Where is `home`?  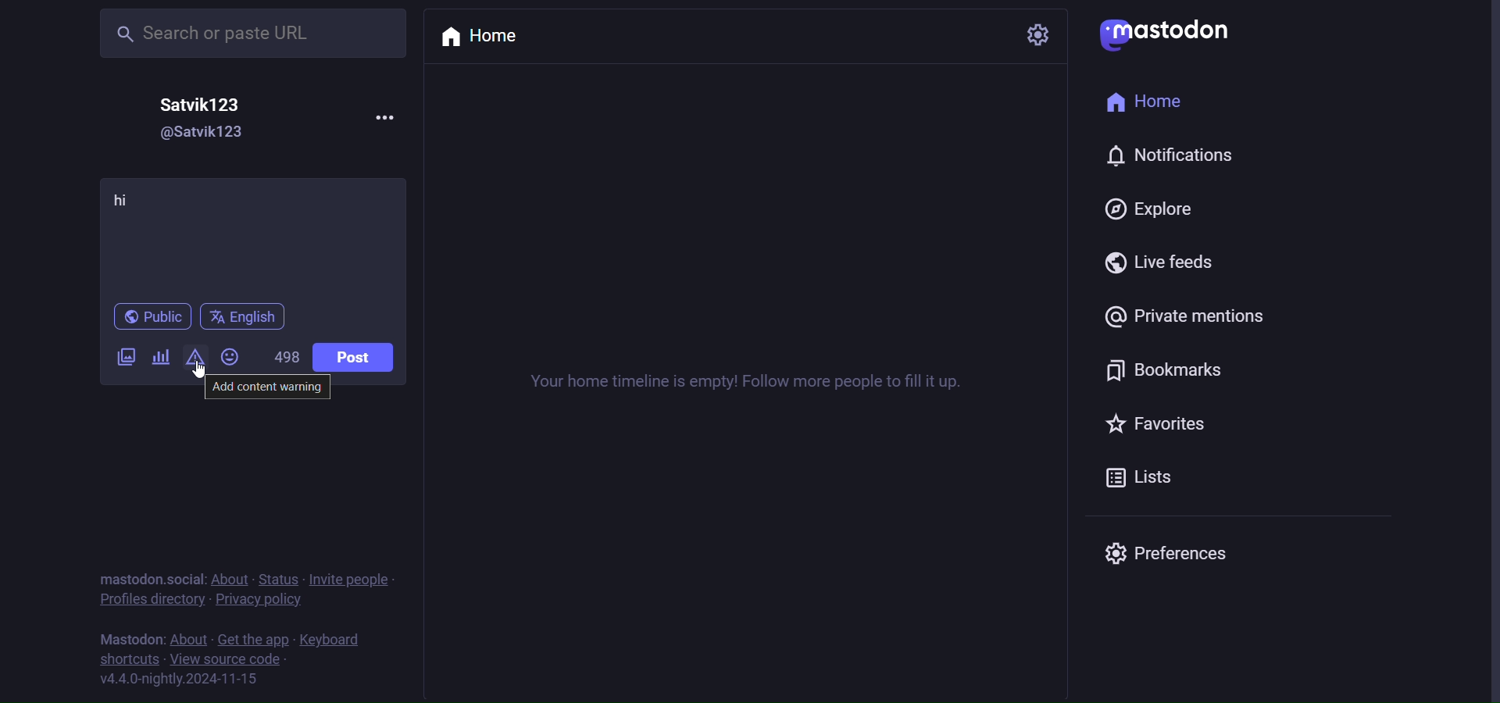
home is located at coordinates (1152, 105).